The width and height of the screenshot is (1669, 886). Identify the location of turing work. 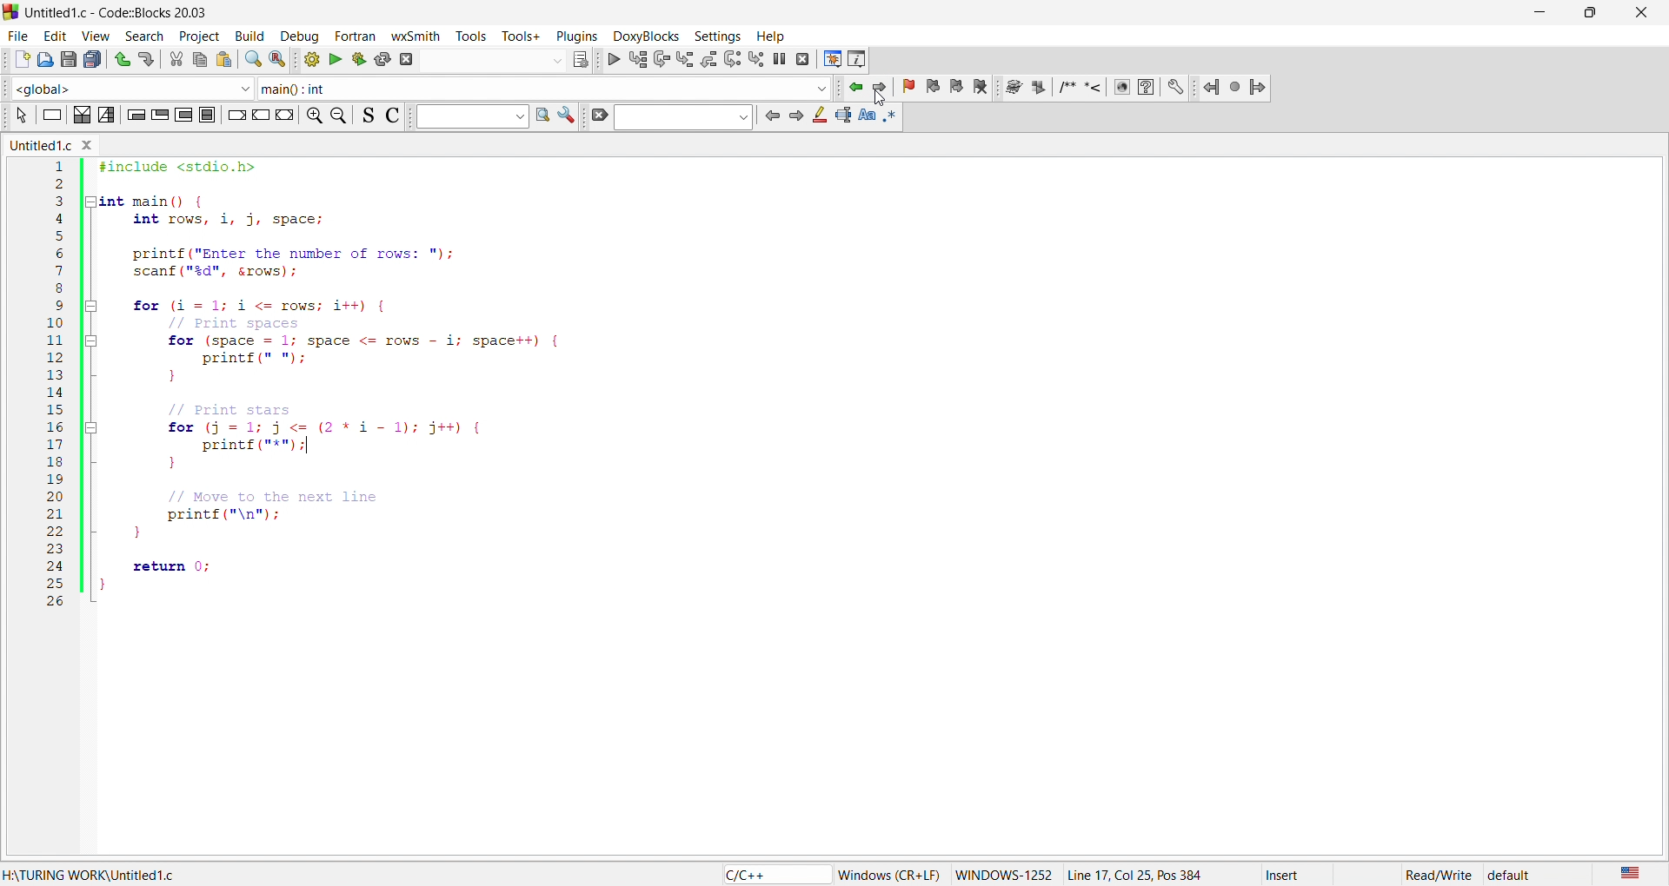
(96, 873).